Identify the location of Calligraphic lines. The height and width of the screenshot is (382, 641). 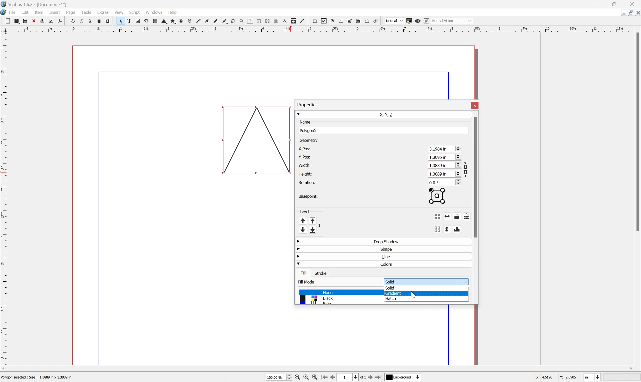
(226, 22).